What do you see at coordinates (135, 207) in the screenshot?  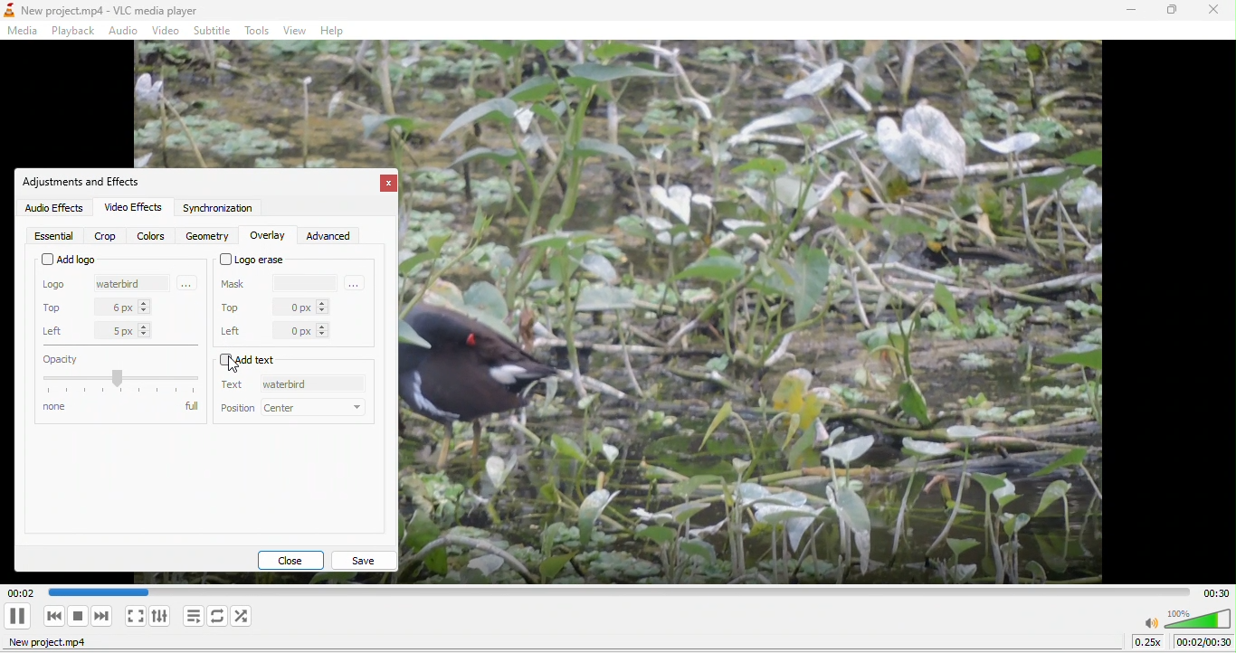 I see `video effects` at bounding box center [135, 207].